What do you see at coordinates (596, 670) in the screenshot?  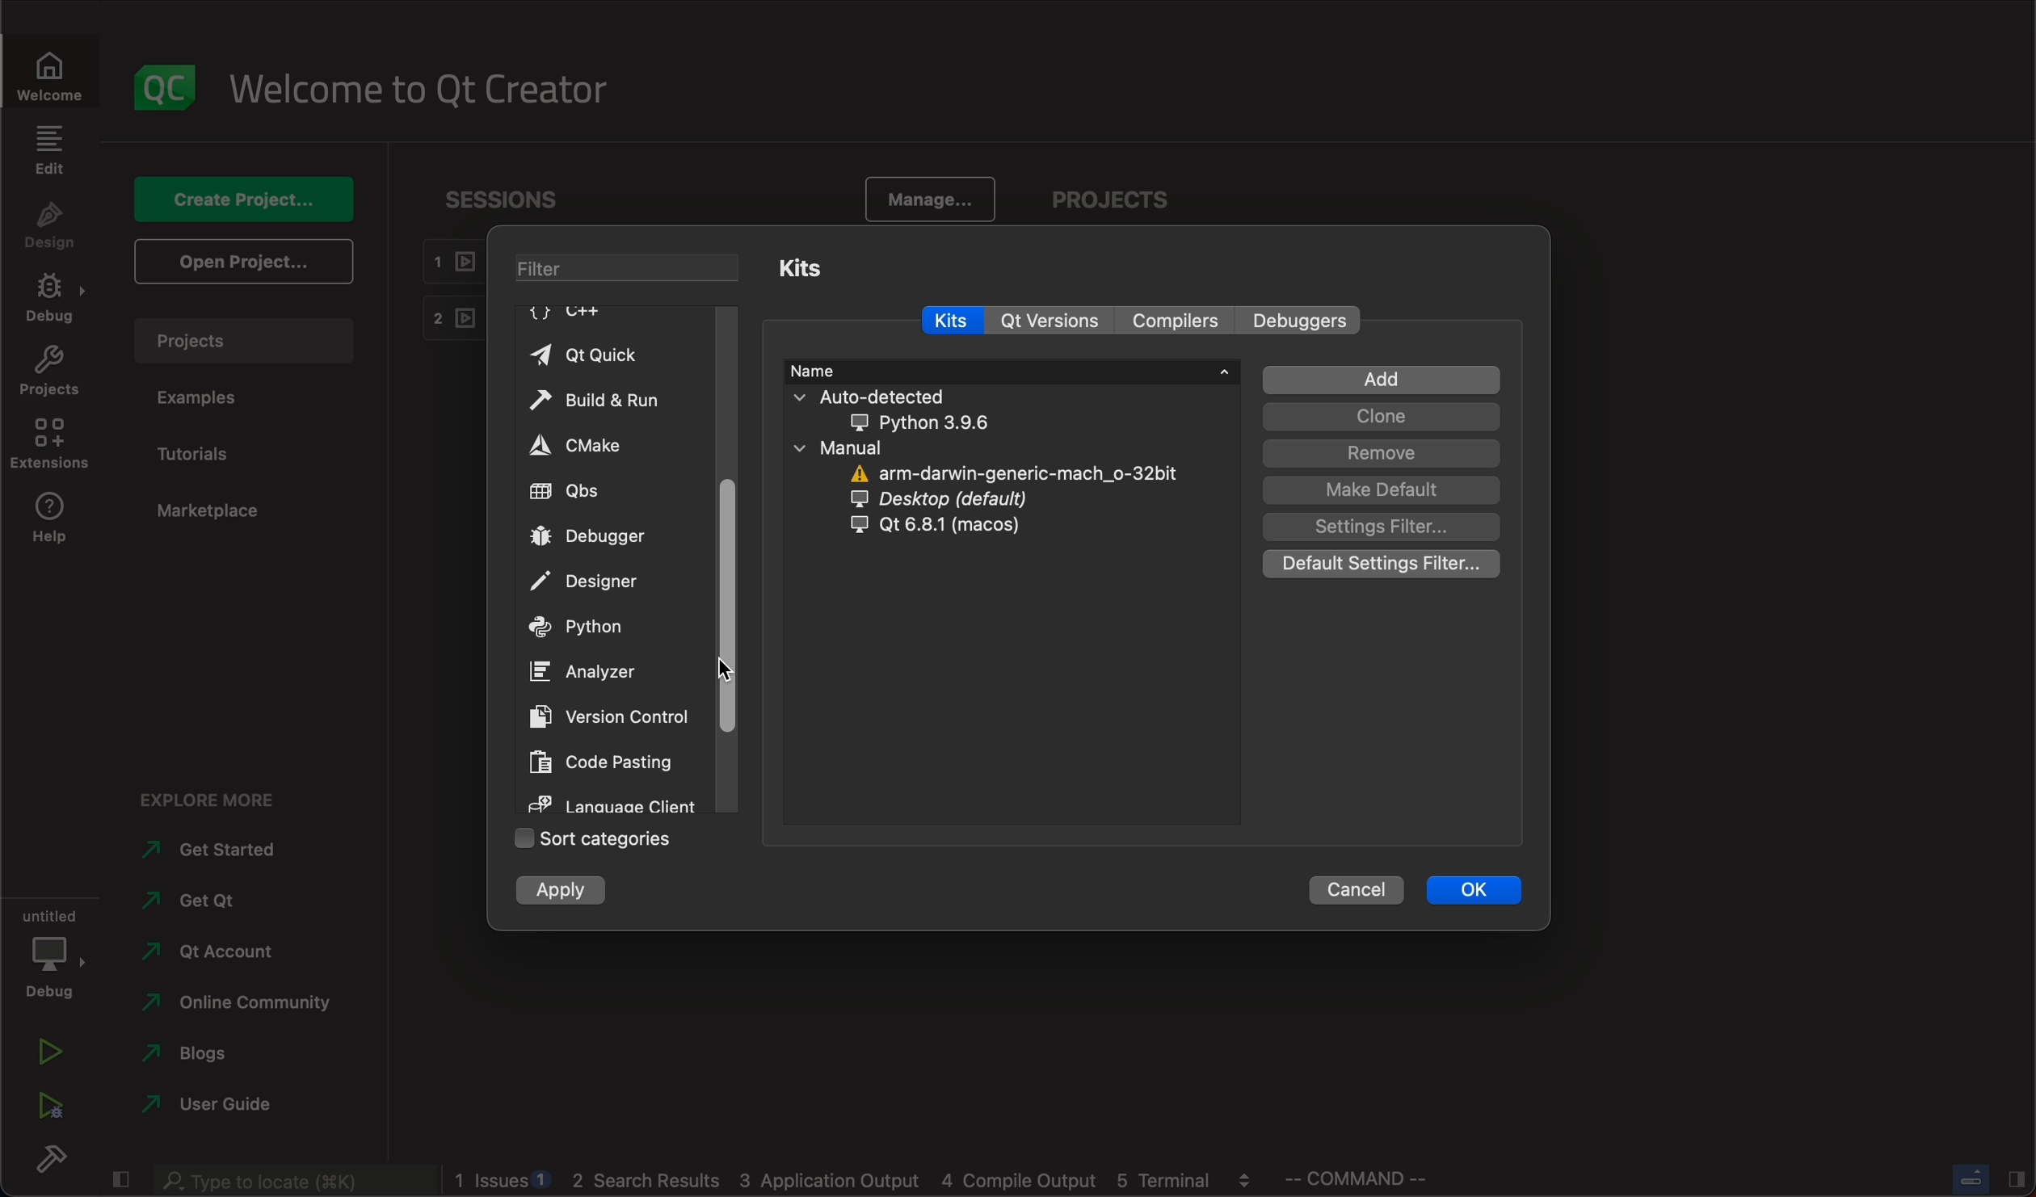 I see `analyzer` at bounding box center [596, 670].